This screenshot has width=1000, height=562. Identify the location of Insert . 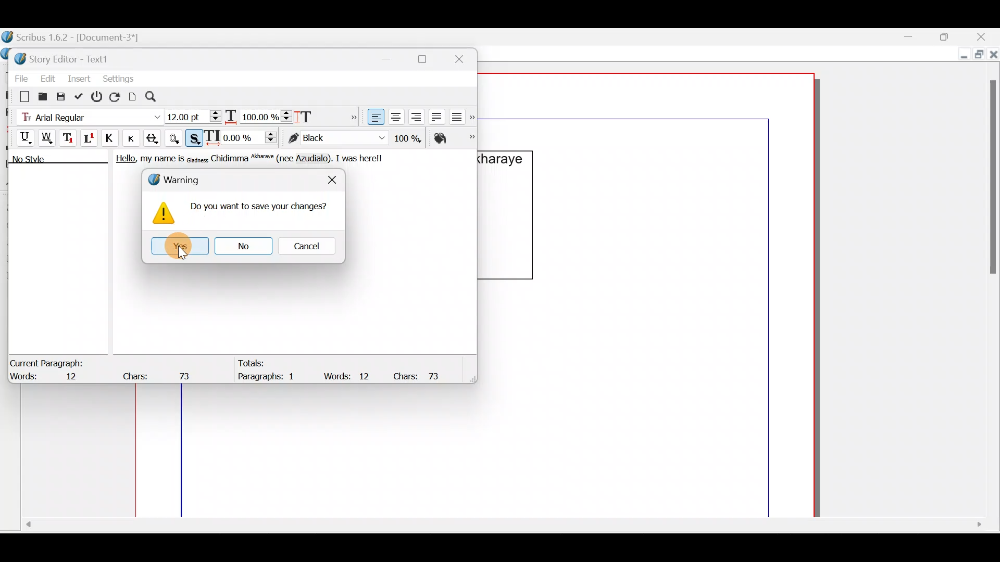
(80, 78).